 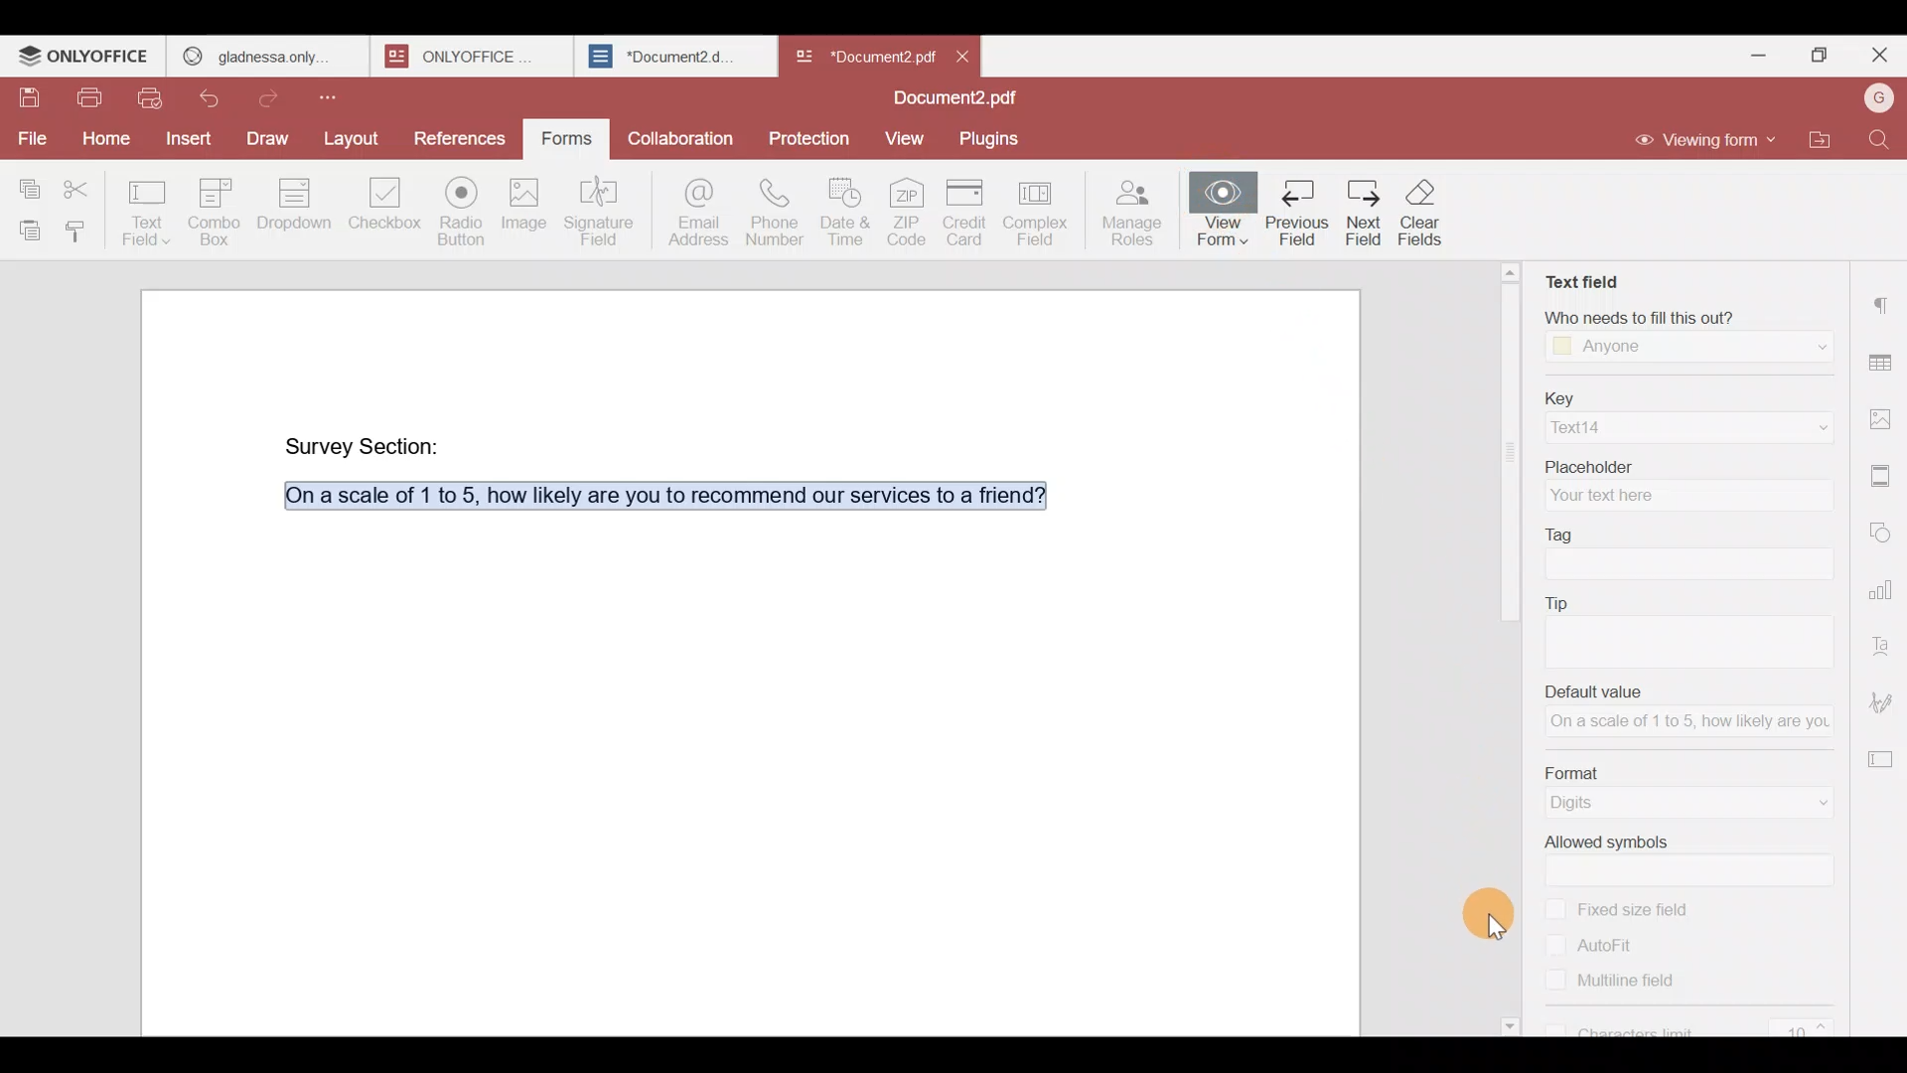 I want to click on Placeholder, so click(x=1687, y=461).